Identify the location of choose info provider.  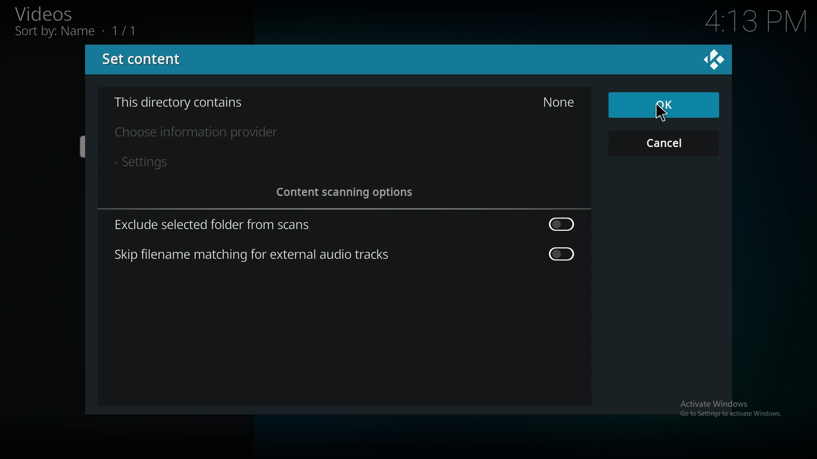
(211, 133).